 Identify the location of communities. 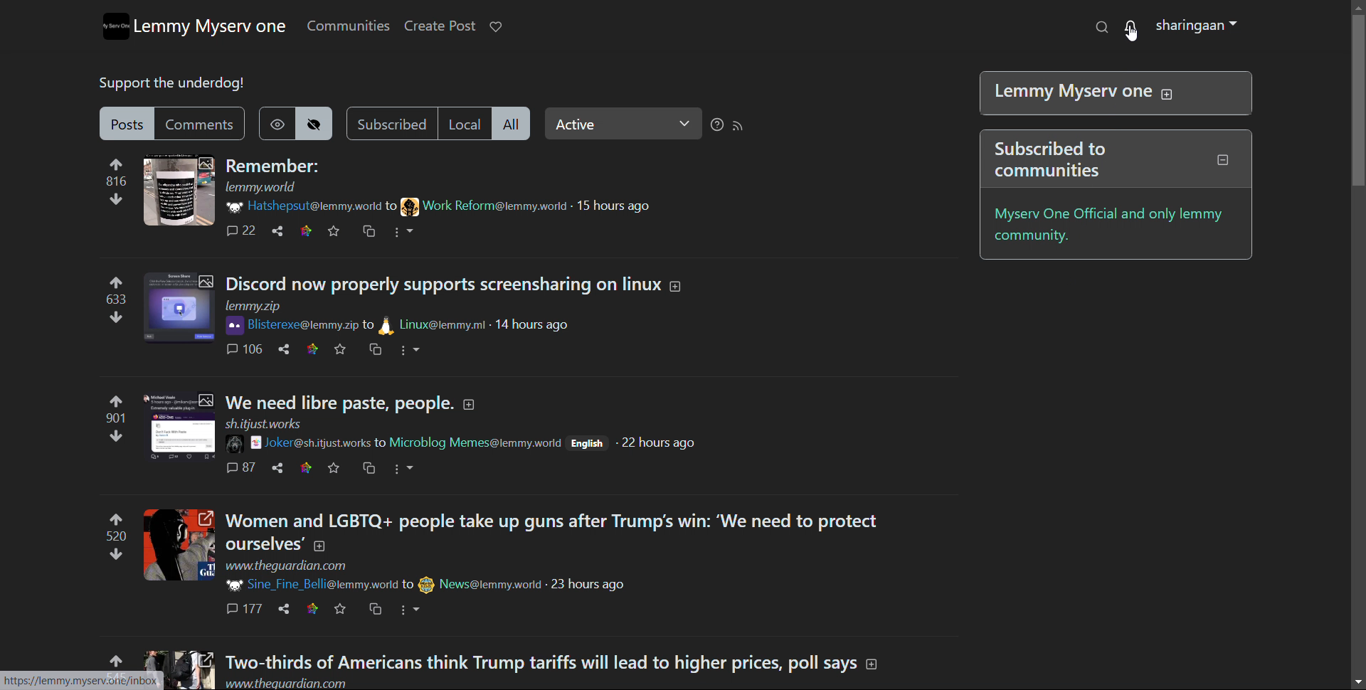
(347, 25).